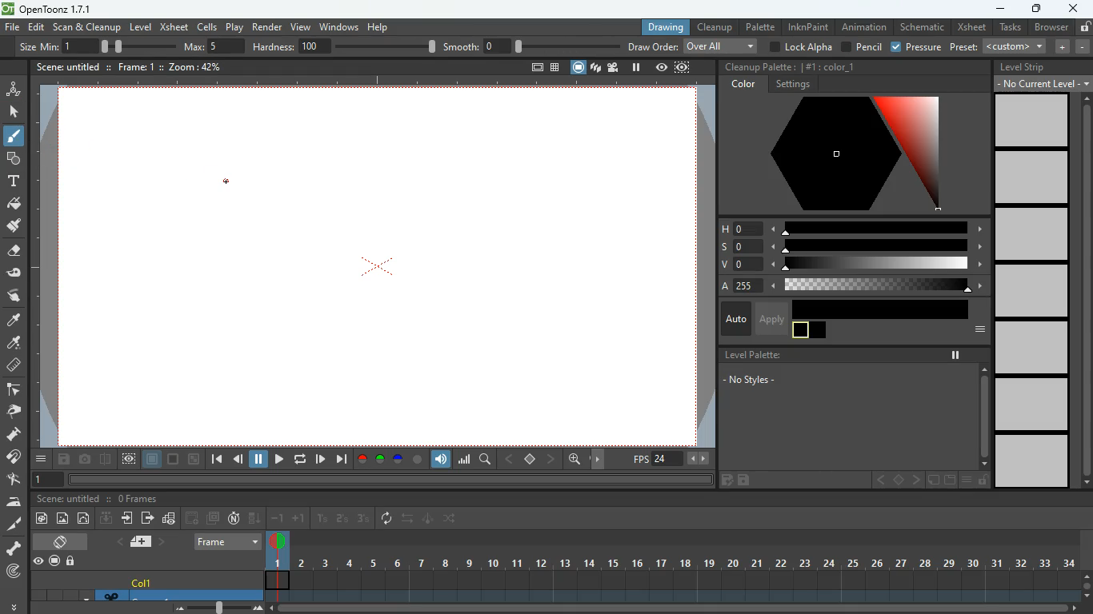 The image size is (1093, 614). What do you see at coordinates (12, 28) in the screenshot?
I see `file` at bounding box center [12, 28].